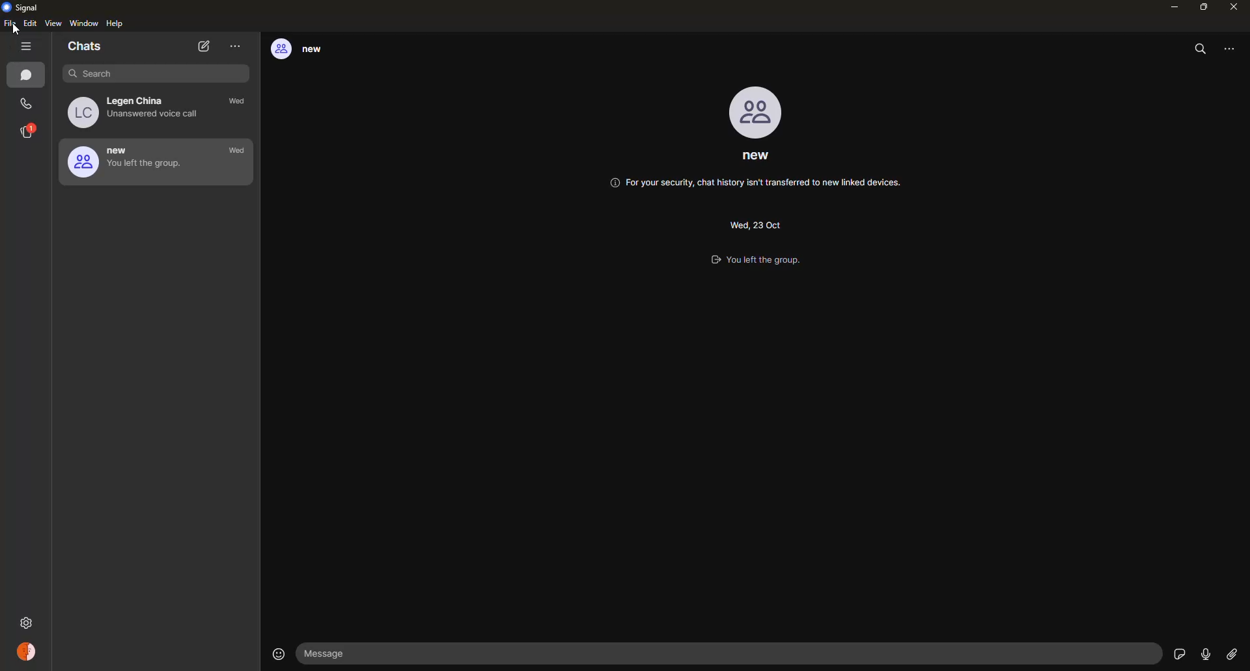  What do you see at coordinates (27, 104) in the screenshot?
I see `calls` at bounding box center [27, 104].